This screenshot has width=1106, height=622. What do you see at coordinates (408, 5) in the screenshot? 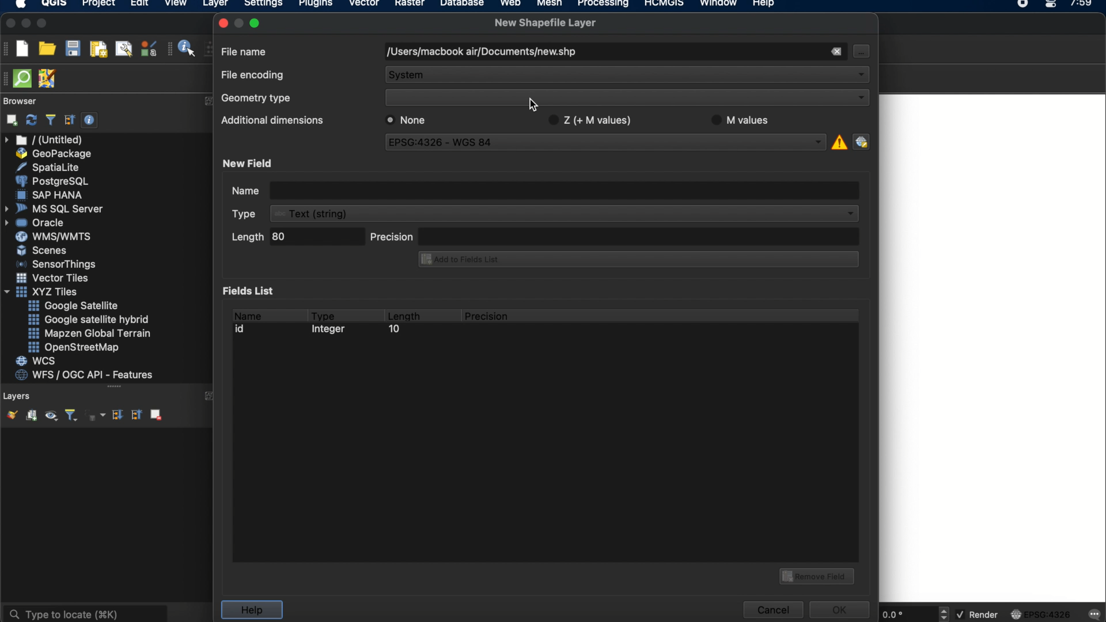
I see `raster` at bounding box center [408, 5].